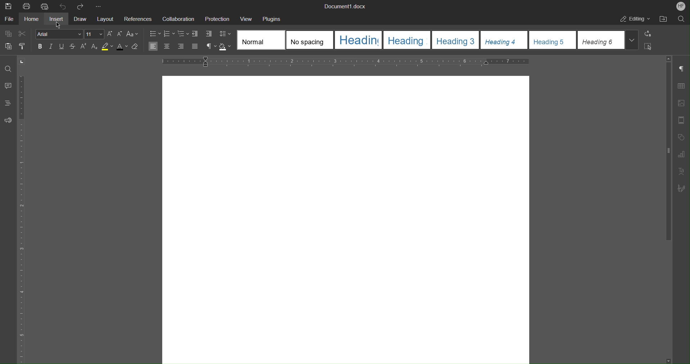 The height and width of the screenshot is (364, 690). What do you see at coordinates (57, 25) in the screenshot?
I see `cursor` at bounding box center [57, 25].